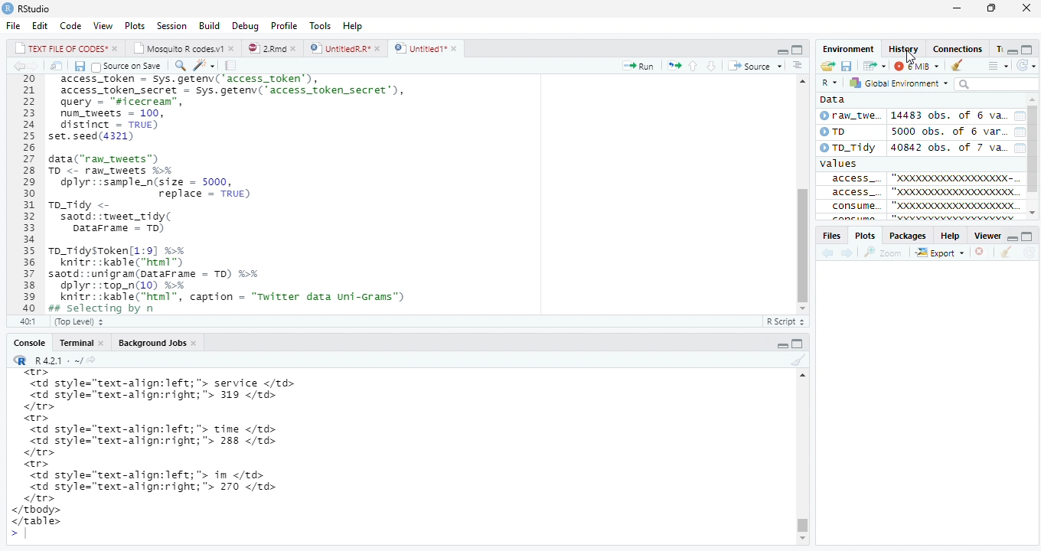 The width and height of the screenshot is (1041, 551). I want to click on Run, so click(638, 65).